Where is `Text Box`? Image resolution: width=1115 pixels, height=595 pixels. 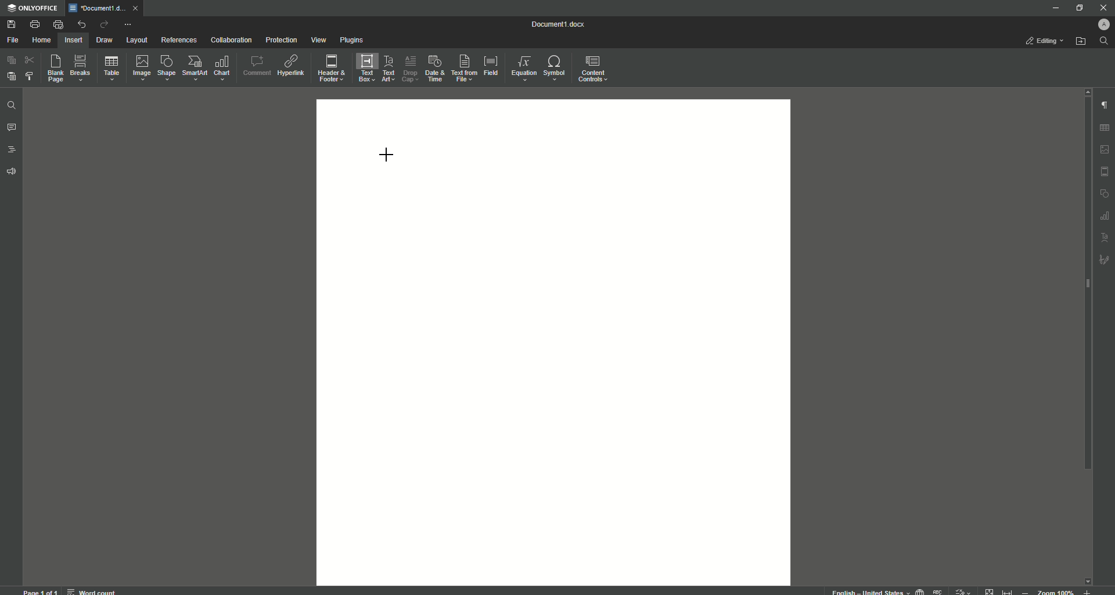 Text Box is located at coordinates (363, 68).